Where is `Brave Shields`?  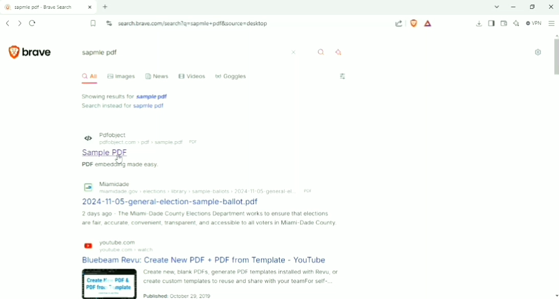 Brave Shields is located at coordinates (414, 23).